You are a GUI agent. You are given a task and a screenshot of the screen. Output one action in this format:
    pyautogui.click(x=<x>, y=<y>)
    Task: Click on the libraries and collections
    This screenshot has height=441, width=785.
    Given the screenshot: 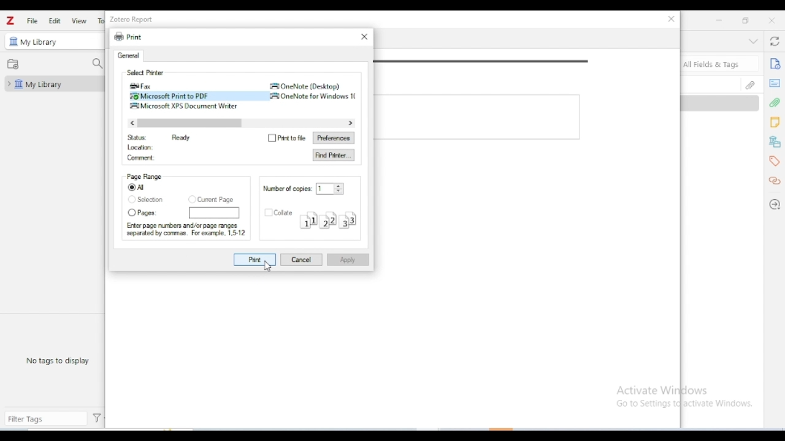 What is the action you would take?
    pyautogui.click(x=775, y=142)
    